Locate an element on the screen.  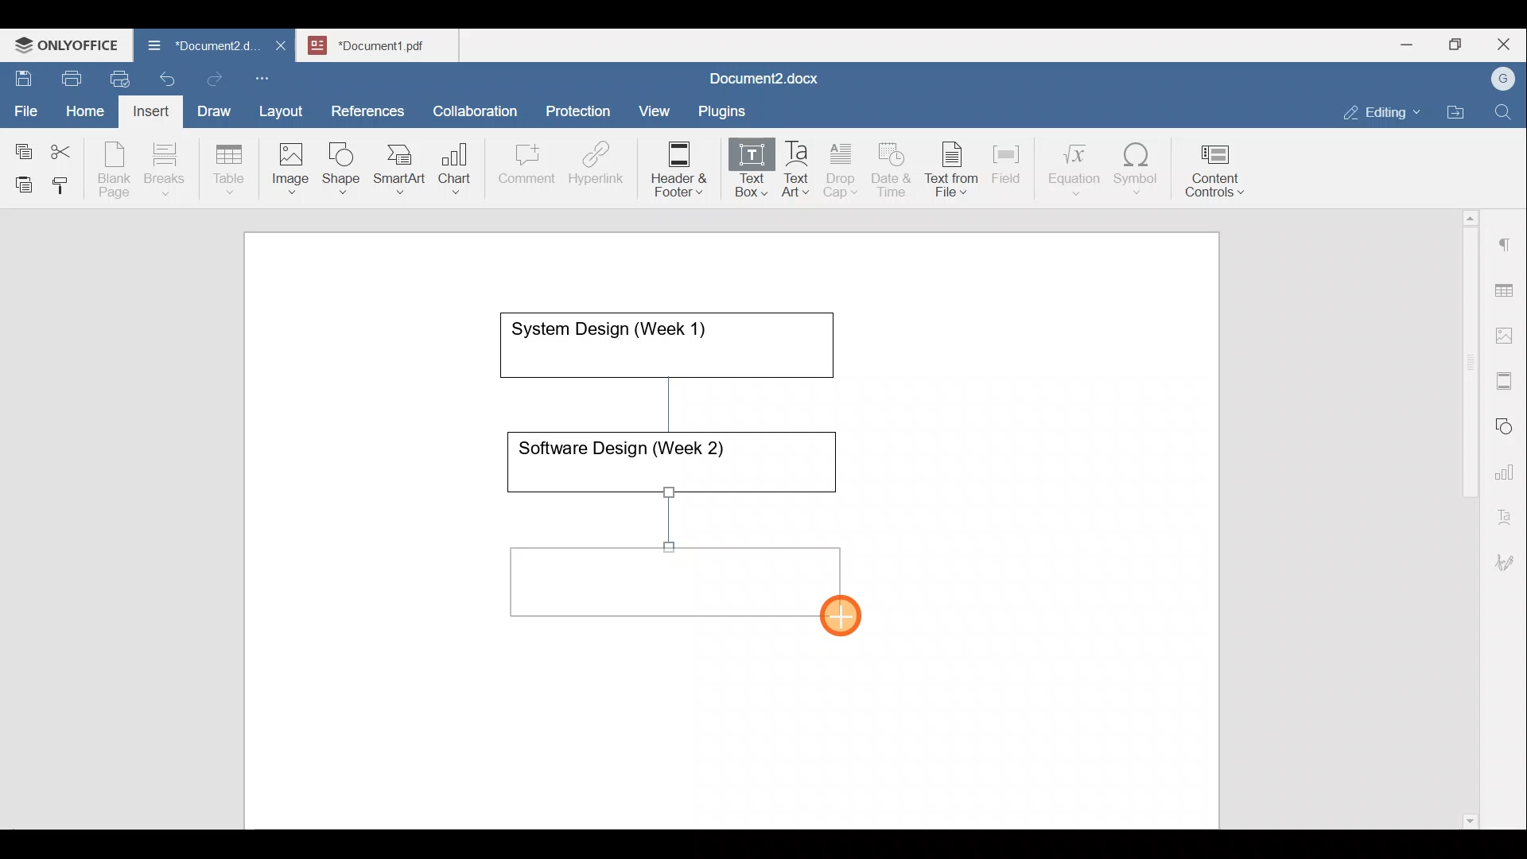
References is located at coordinates (367, 109).